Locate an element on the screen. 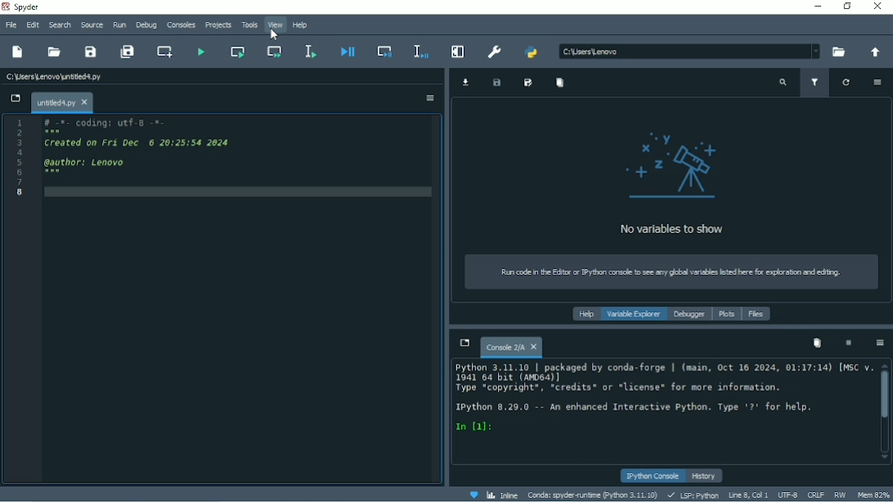  Debug is located at coordinates (146, 25).